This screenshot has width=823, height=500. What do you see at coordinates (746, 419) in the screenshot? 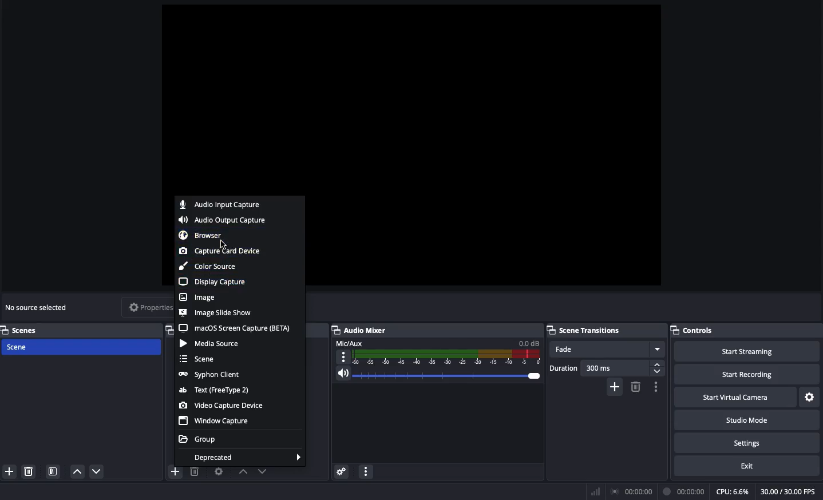
I see `Studio mode` at bounding box center [746, 419].